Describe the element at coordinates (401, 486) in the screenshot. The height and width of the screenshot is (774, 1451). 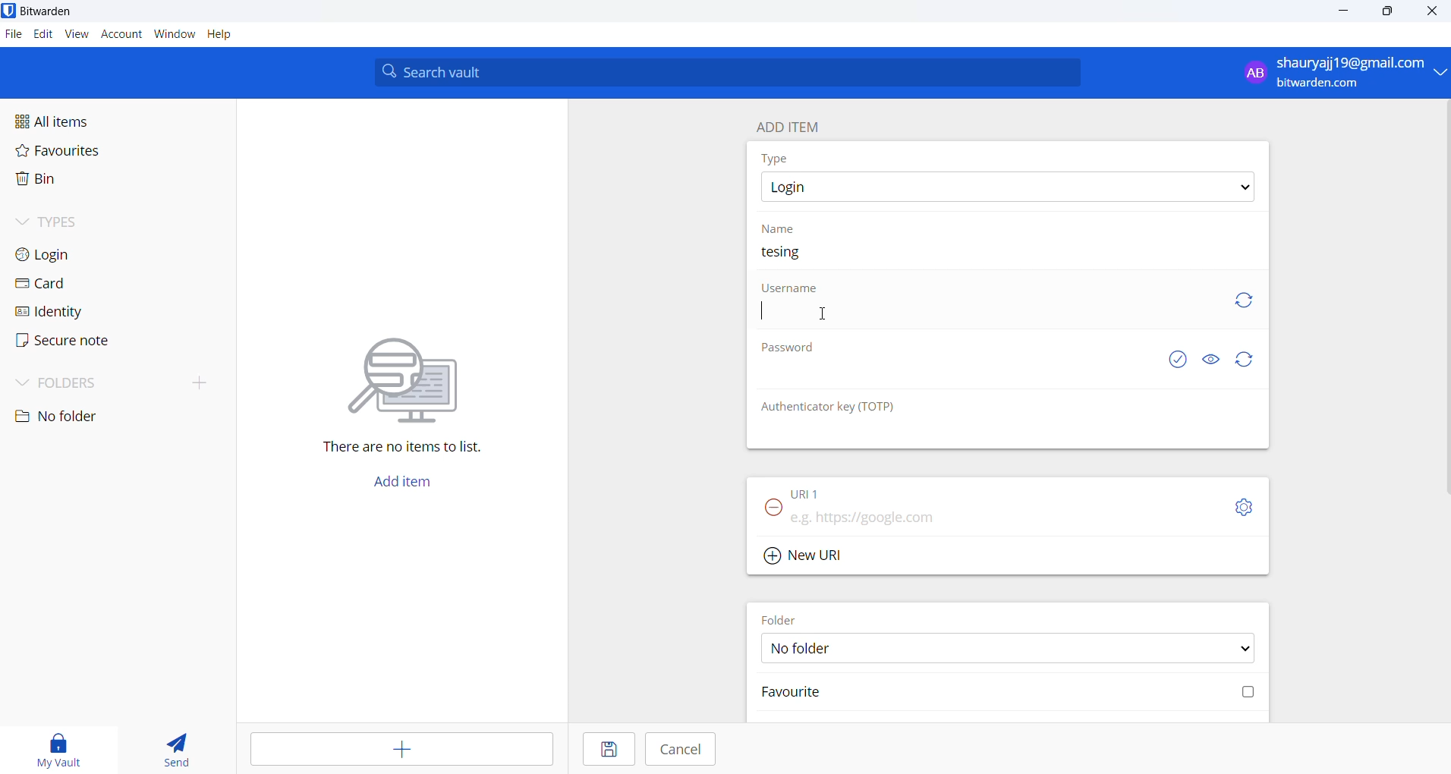
I see `Add item` at that location.